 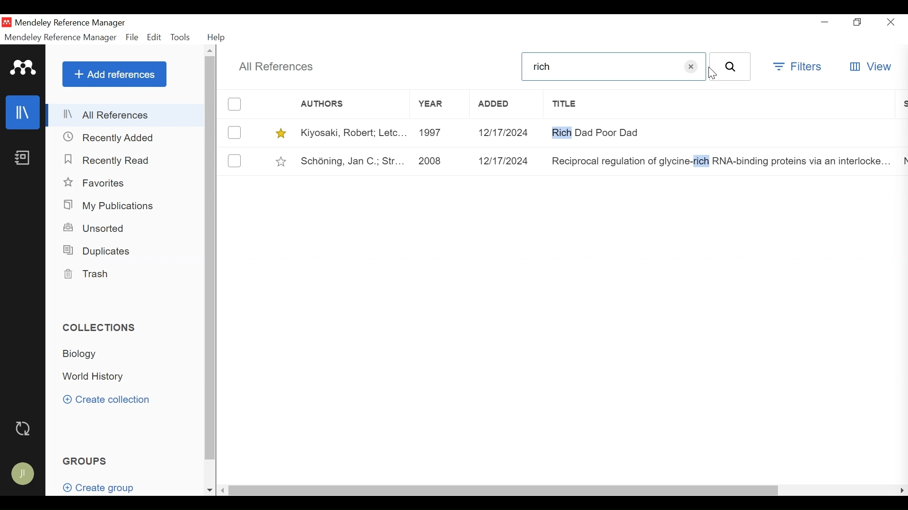 What do you see at coordinates (86, 23) in the screenshot?
I see `Mendeley Reference Manager` at bounding box center [86, 23].